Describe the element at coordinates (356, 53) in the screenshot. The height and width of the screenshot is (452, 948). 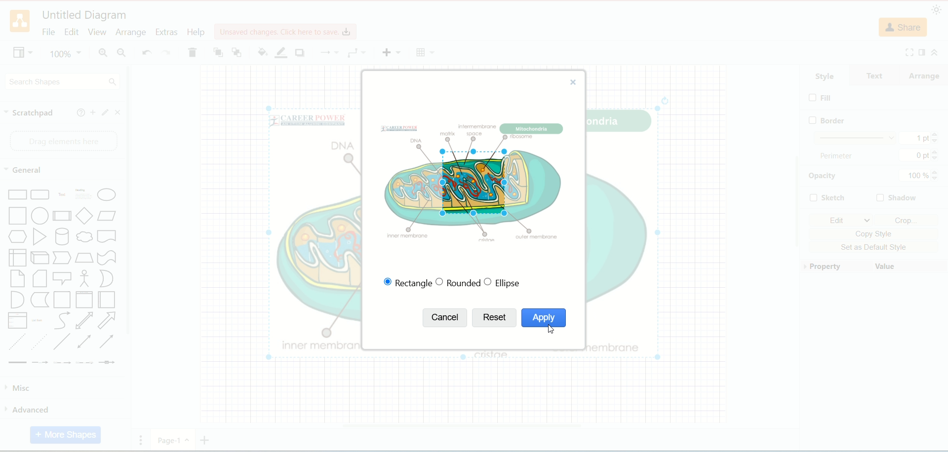
I see `waypoints` at that location.